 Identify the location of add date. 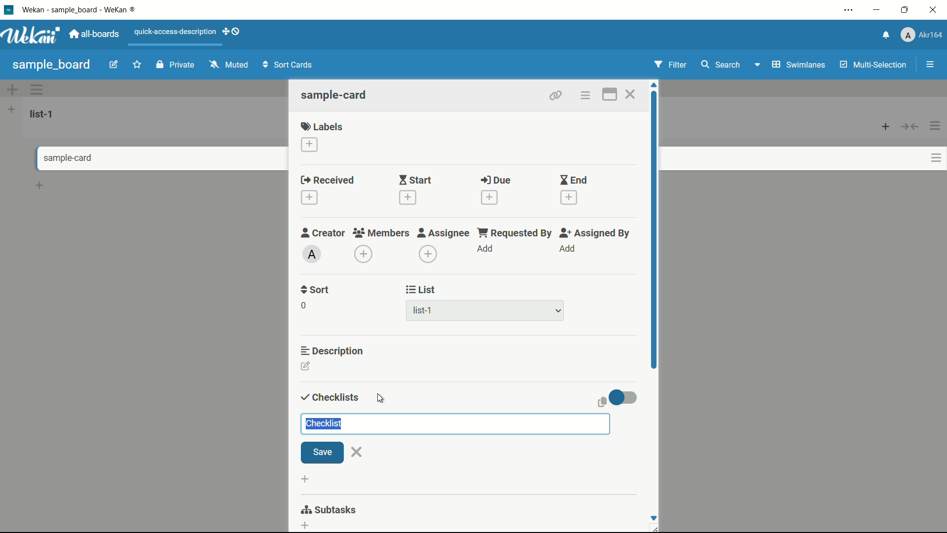
(569, 198).